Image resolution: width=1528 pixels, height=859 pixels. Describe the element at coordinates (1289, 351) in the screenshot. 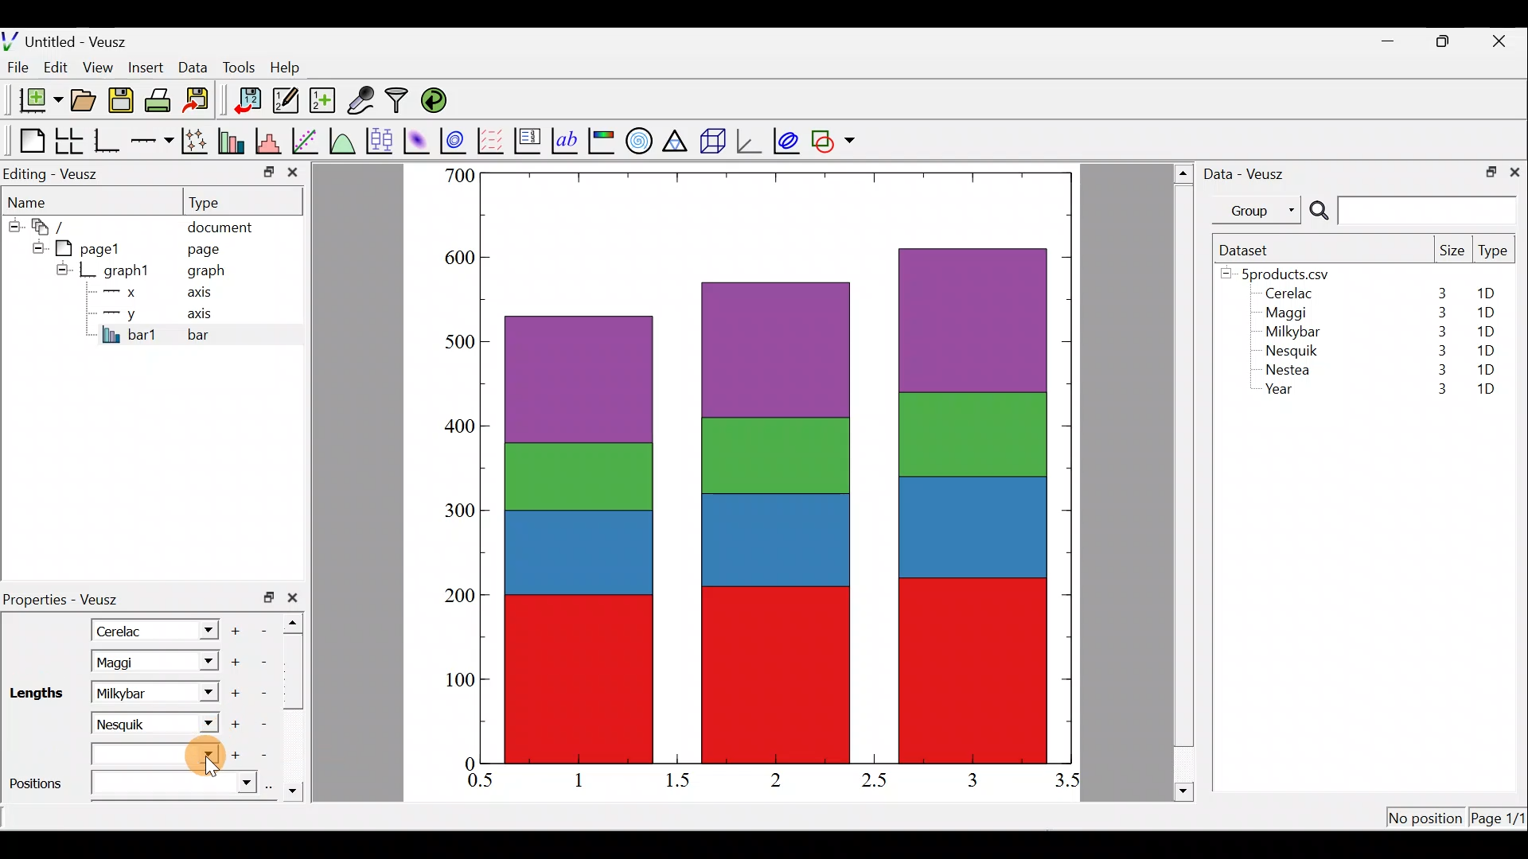

I see `Nesquik` at that location.